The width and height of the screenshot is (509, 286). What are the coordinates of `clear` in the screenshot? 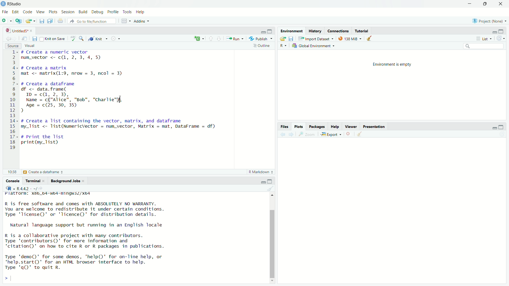 It's located at (360, 135).